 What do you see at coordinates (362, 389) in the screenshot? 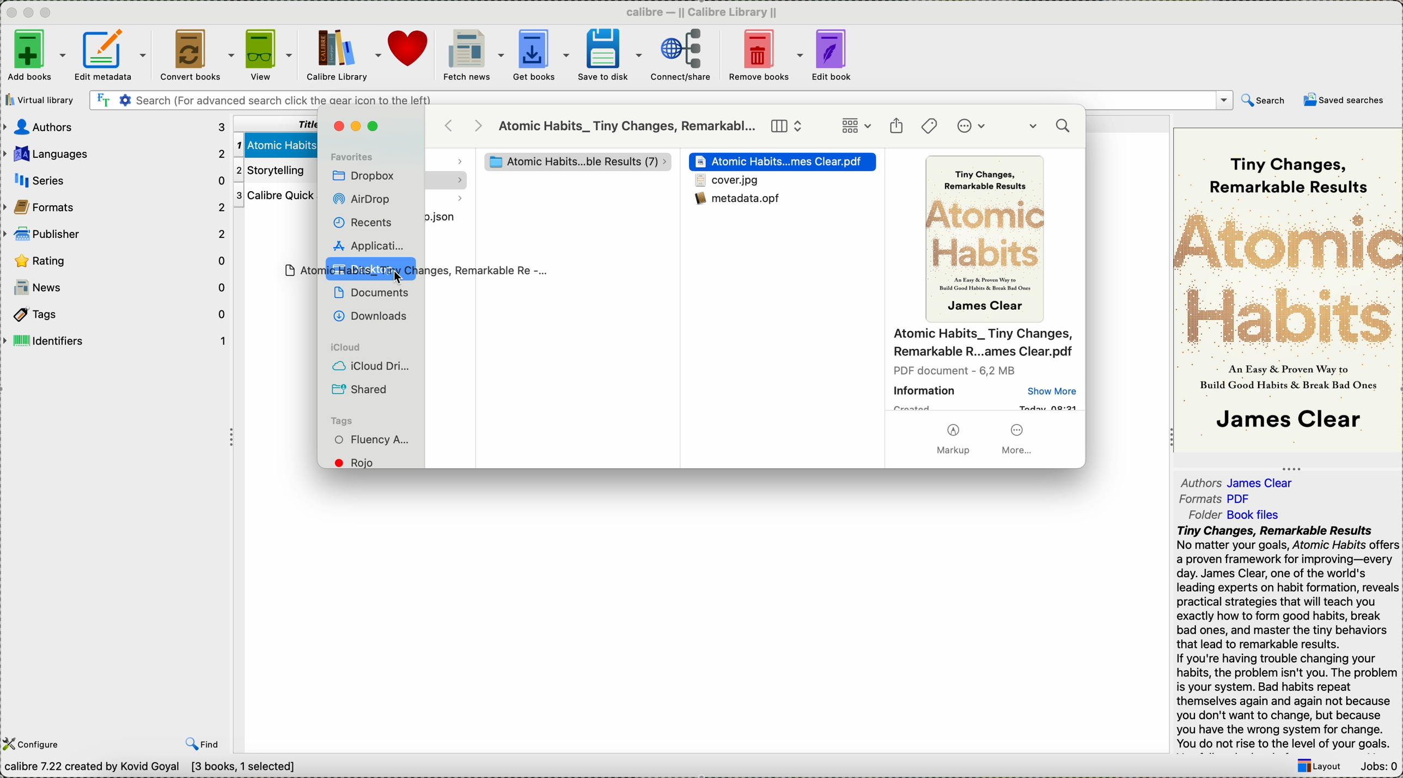
I see `shared` at bounding box center [362, 389].